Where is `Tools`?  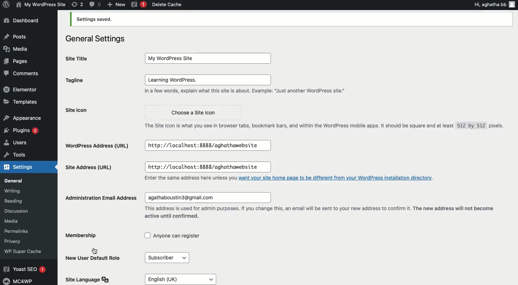 Tools is located at coordinates (22, 156).